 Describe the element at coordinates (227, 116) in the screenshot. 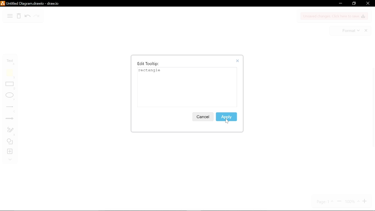

I see `apply` at that location.